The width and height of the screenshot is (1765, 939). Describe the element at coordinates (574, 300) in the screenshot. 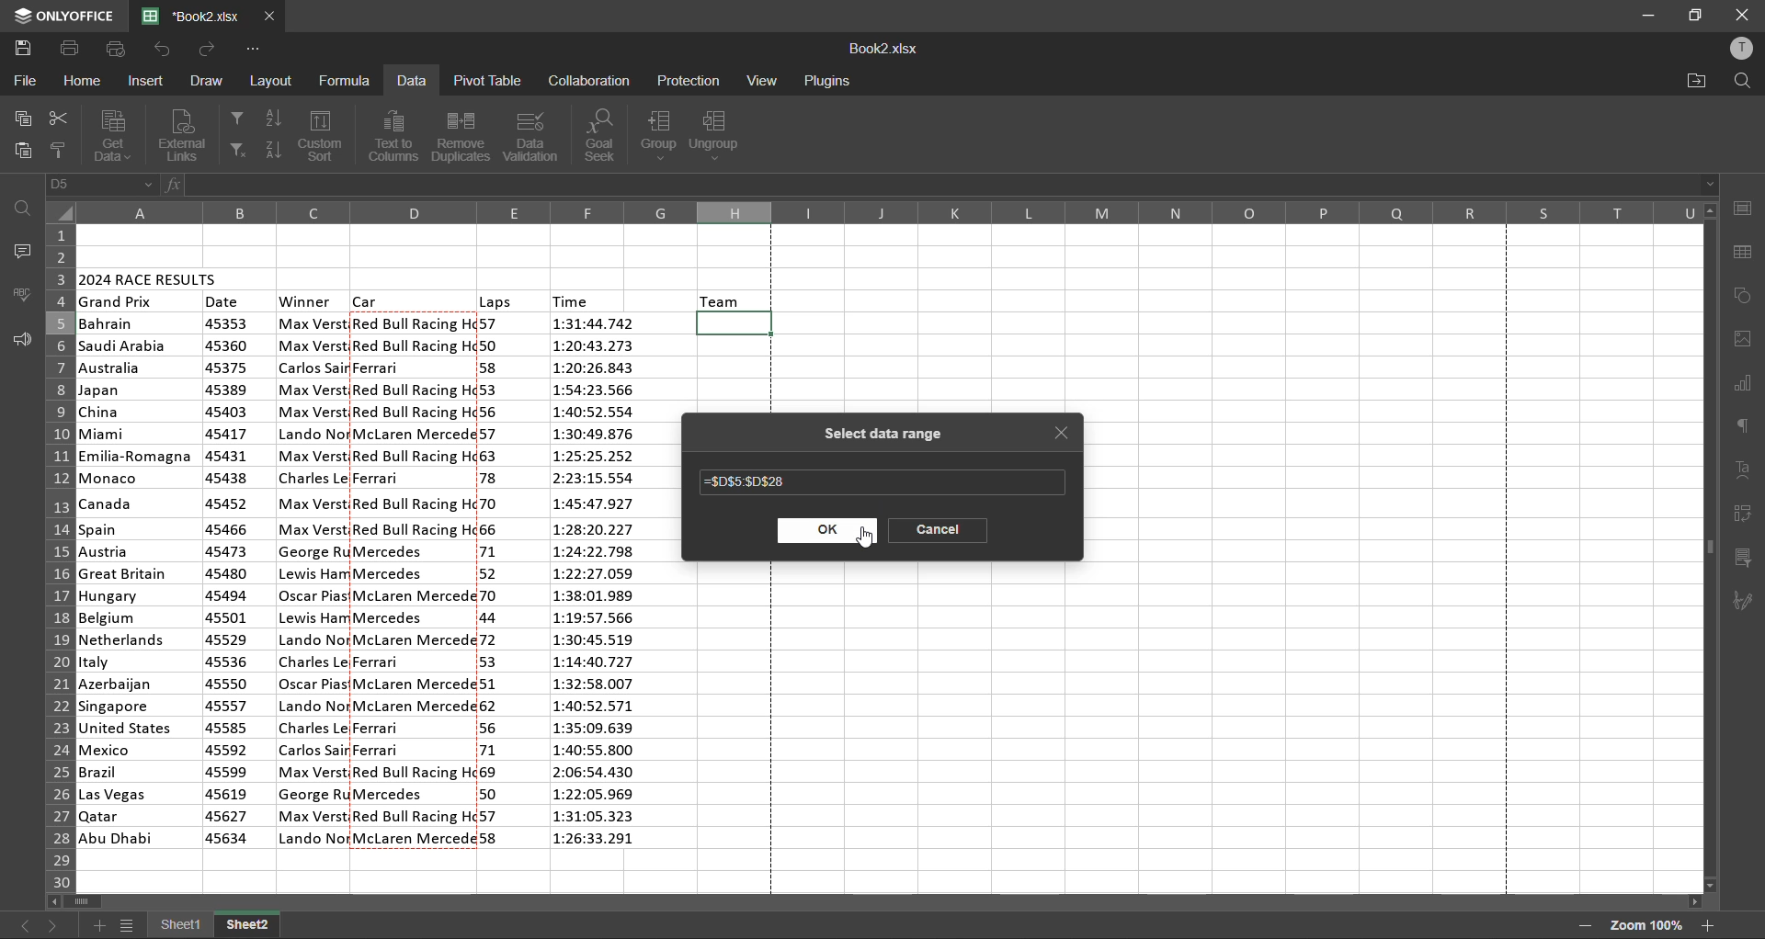

I see `time` at that location.